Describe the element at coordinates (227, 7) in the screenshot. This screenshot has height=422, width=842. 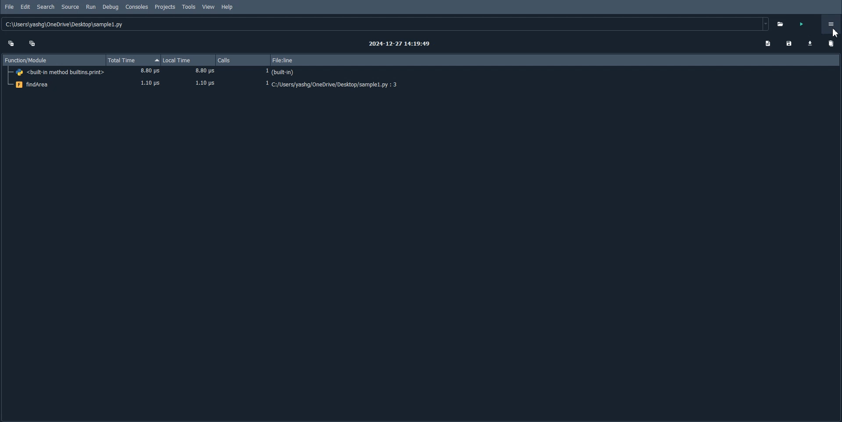
I see `Help` at that location.